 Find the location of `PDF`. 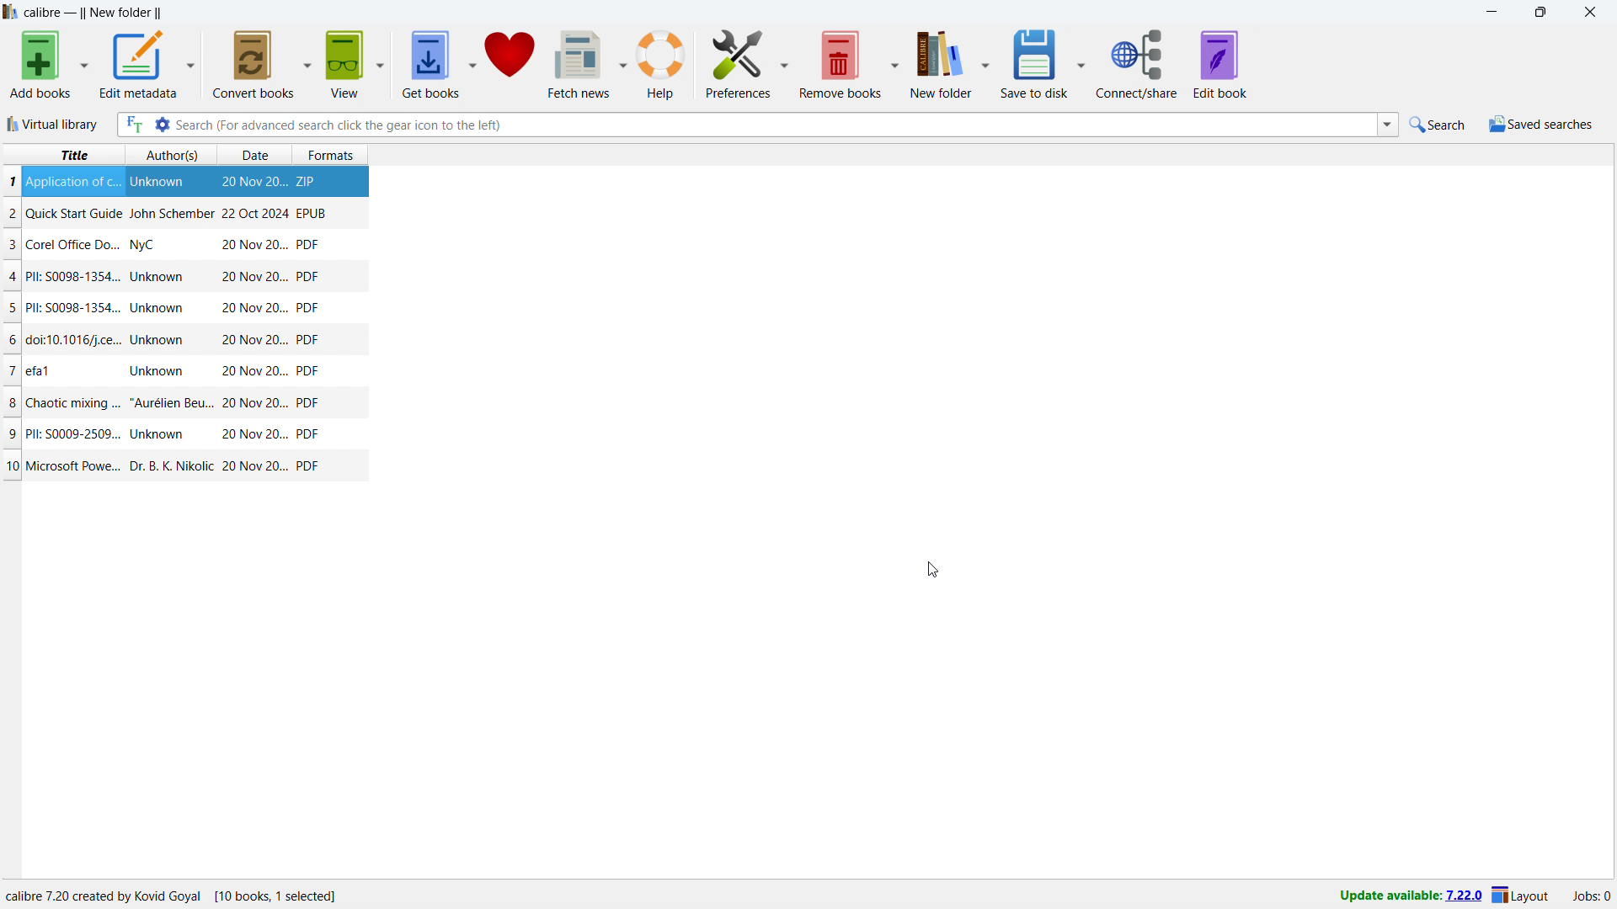

PDF is located at coordinates (308, 275).